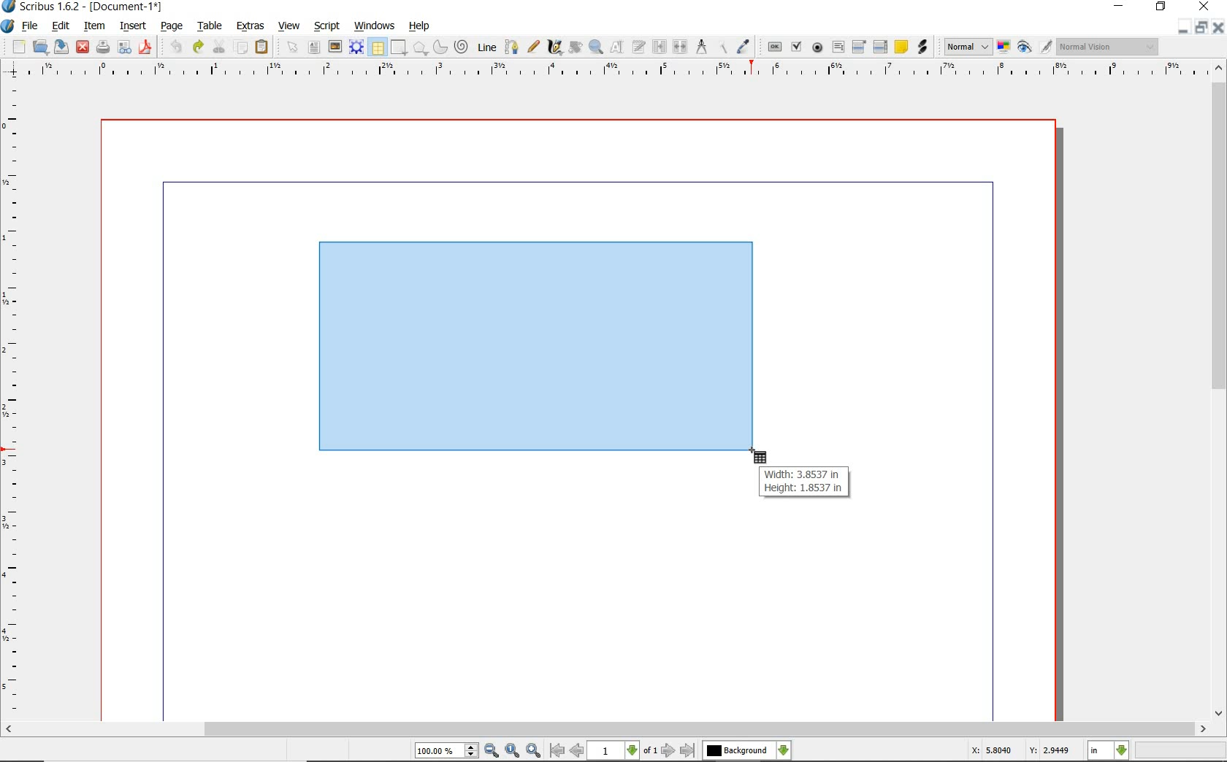 The image size is (1227, 762). Describe the element at coordinates (535, 350) in the screenshot. I see `drawing table` at that location.